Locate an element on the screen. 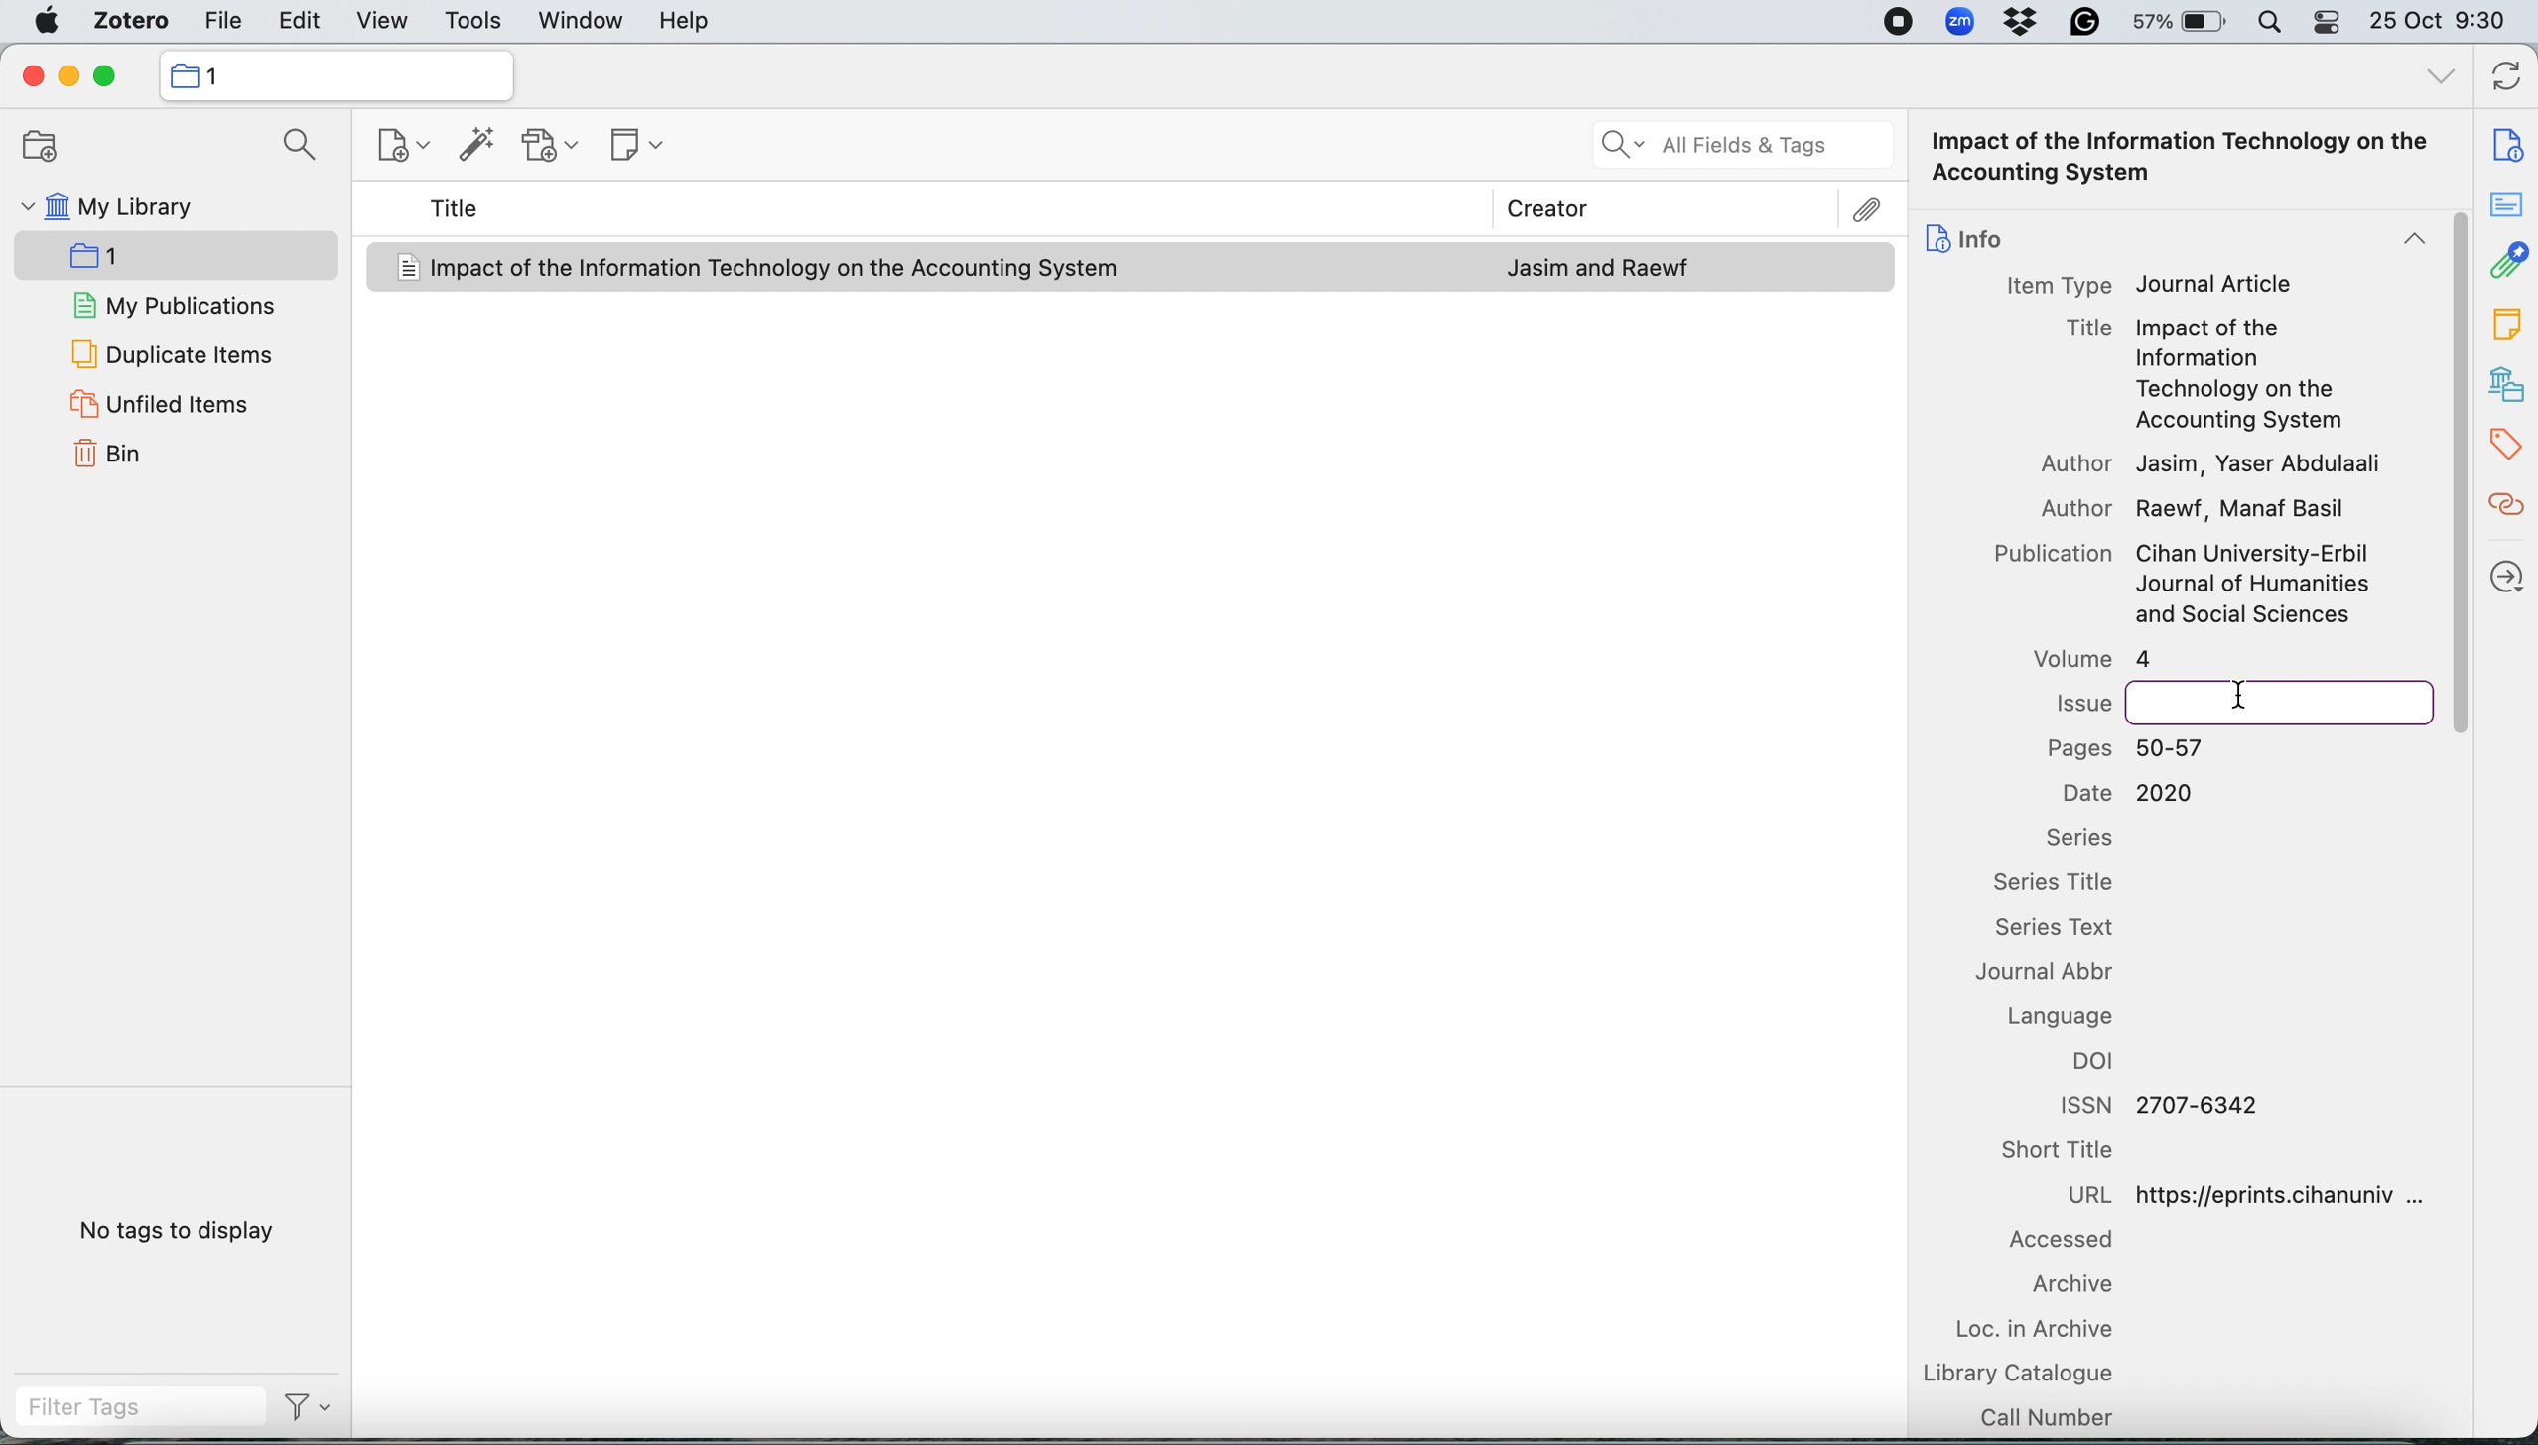 Image resolution: width=2538 pixels, height=1445 pixels. spotlight search is located at coordinates (2269, 23).